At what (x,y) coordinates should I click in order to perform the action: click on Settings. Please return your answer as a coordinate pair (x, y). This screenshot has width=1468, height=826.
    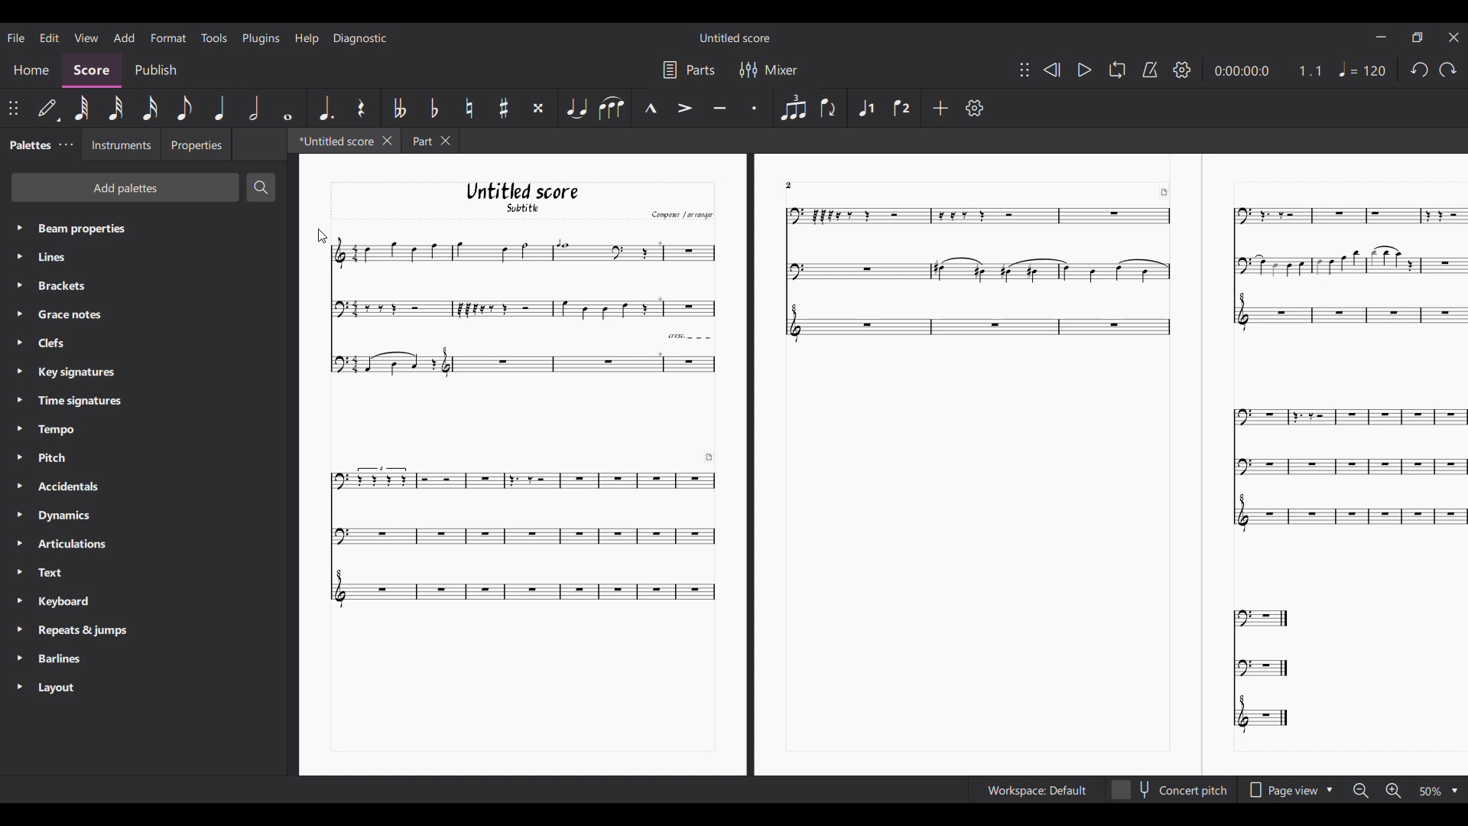
    Looking at the image, I should click on (1183, 70).